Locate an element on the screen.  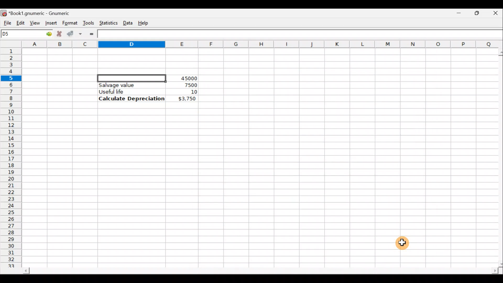
Cursor is located at coordinates (403, 243).